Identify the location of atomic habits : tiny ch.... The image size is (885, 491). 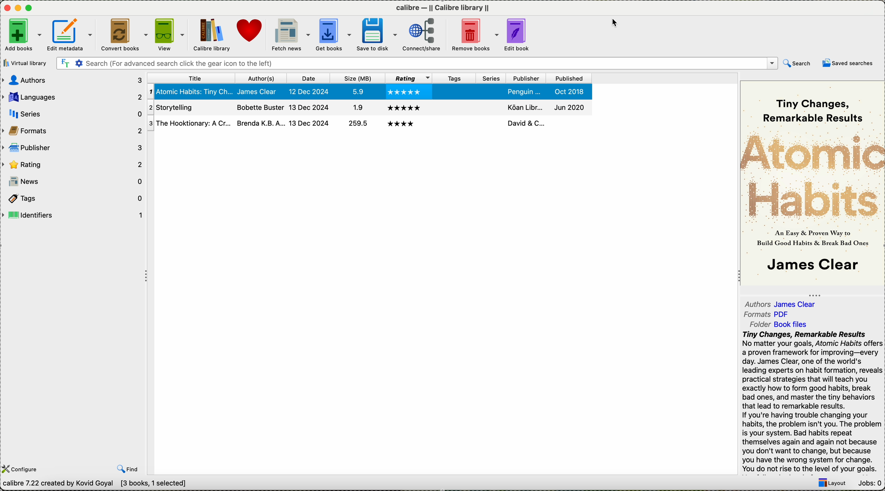
(190, 92).